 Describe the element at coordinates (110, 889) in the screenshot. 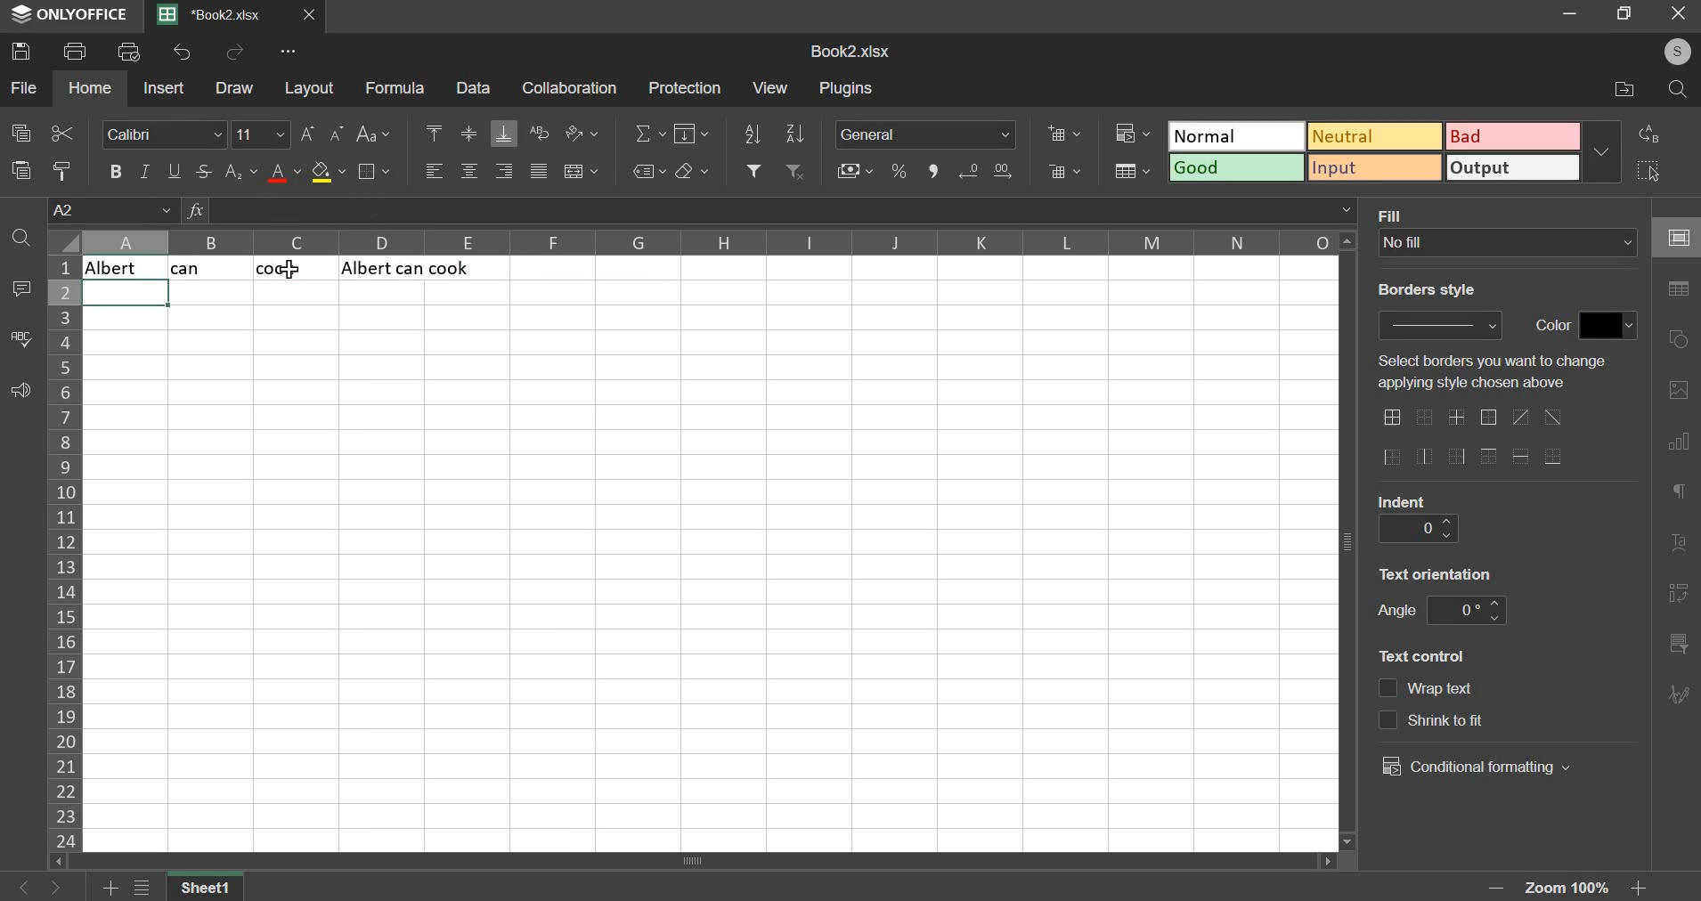

I see `add sheets` at that location.